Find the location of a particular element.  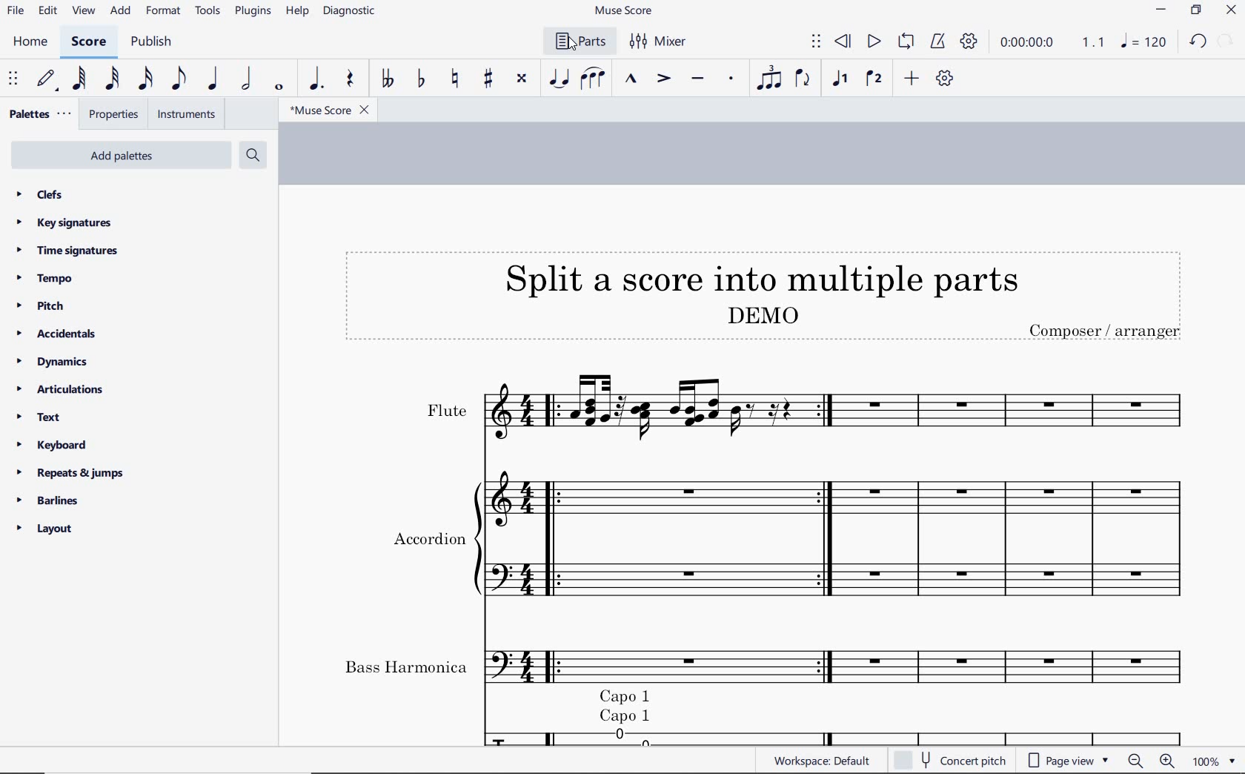

Instrument: Bass Harmonica is located at coordinates (745, 665).